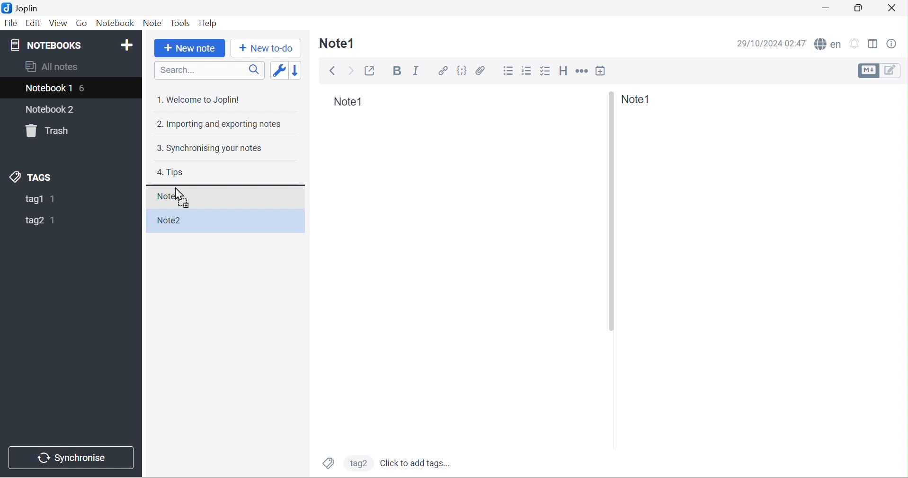 The image size is (908, 478). What do you see at coordinates (266, 49) in the screenshot?
I see `+ New to do` at bounding box center [266, 49].